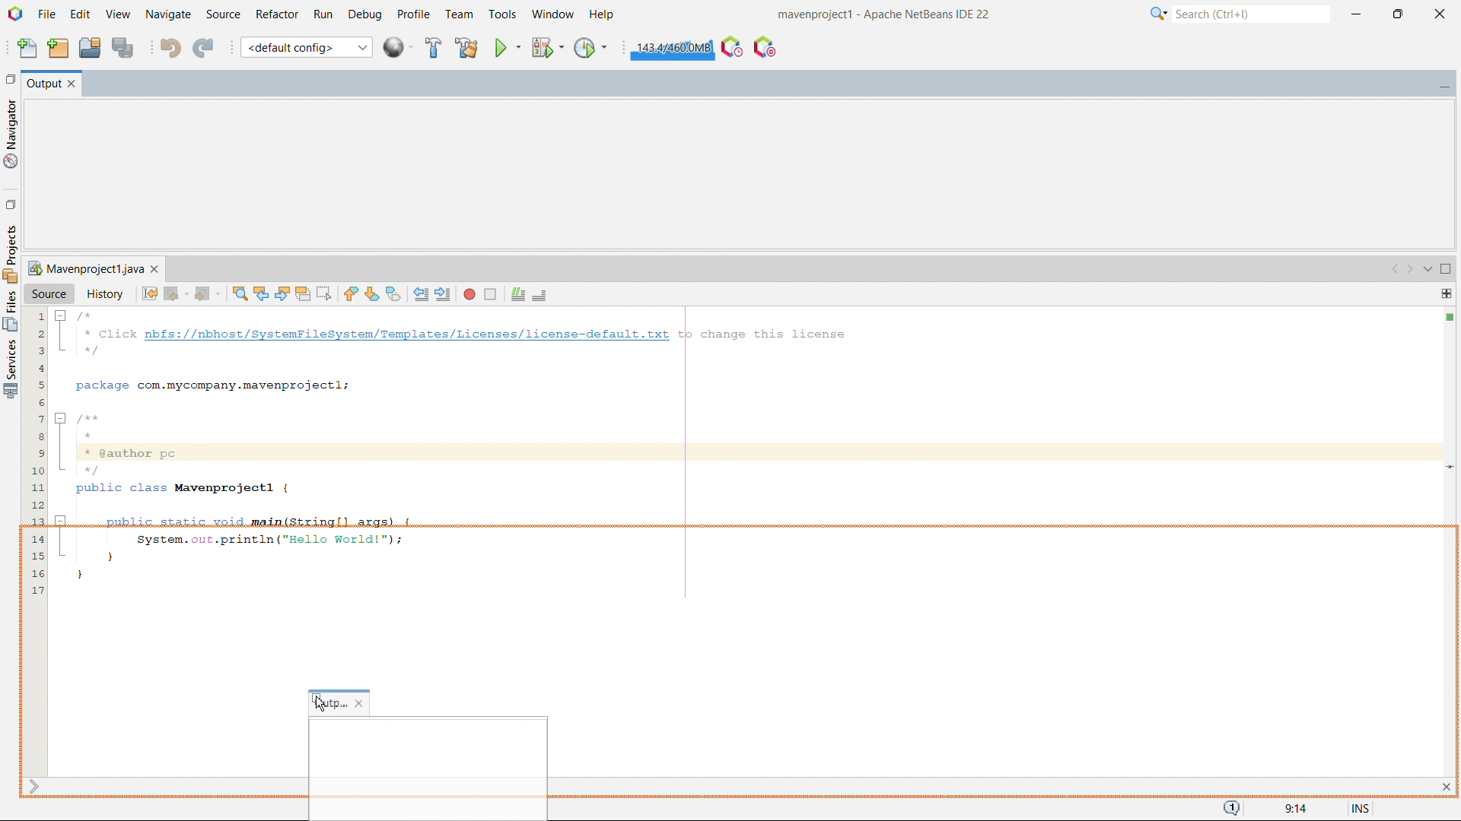  Describe the element at coordinates (150, 293) in the screenshot. I see `last edit` at that location.